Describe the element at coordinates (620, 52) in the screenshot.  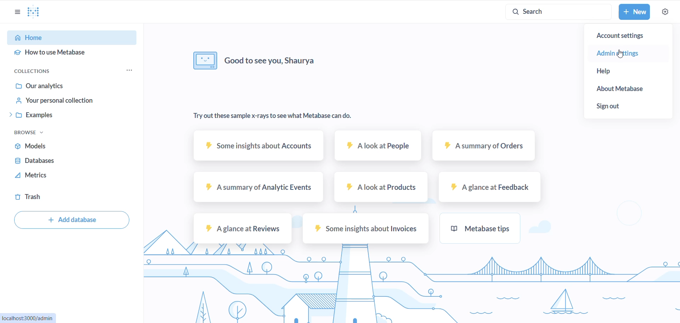
I see `cursor` at that location.